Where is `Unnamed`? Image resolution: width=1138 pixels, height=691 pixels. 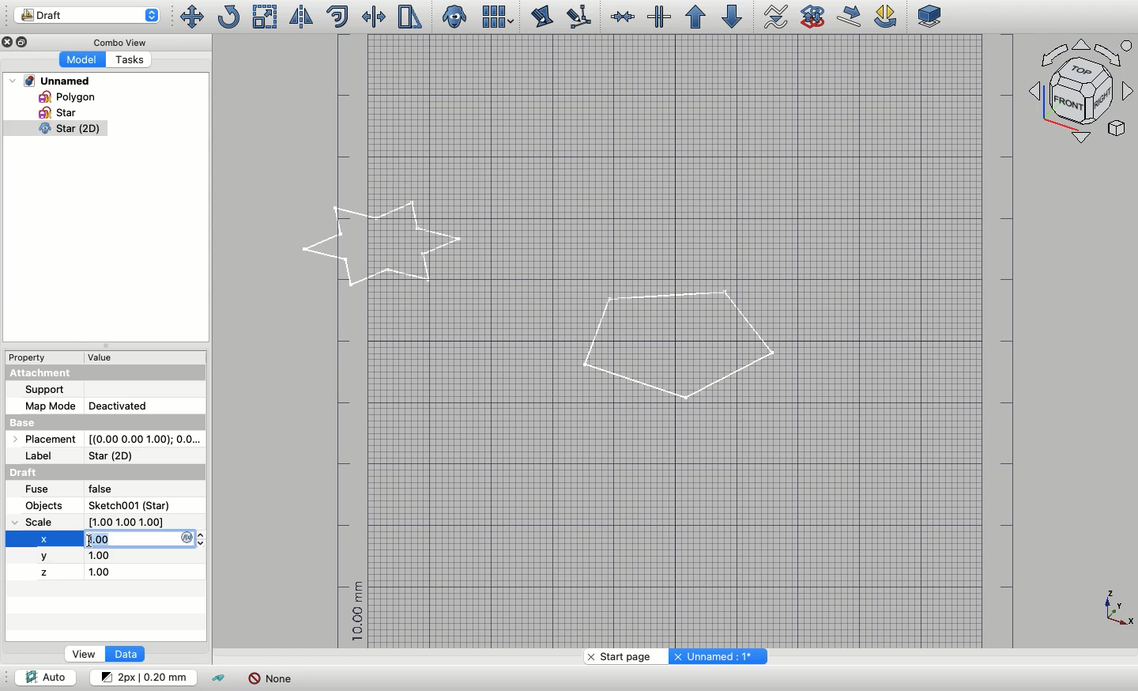 Unnamed is located at coordinates (51, 81).